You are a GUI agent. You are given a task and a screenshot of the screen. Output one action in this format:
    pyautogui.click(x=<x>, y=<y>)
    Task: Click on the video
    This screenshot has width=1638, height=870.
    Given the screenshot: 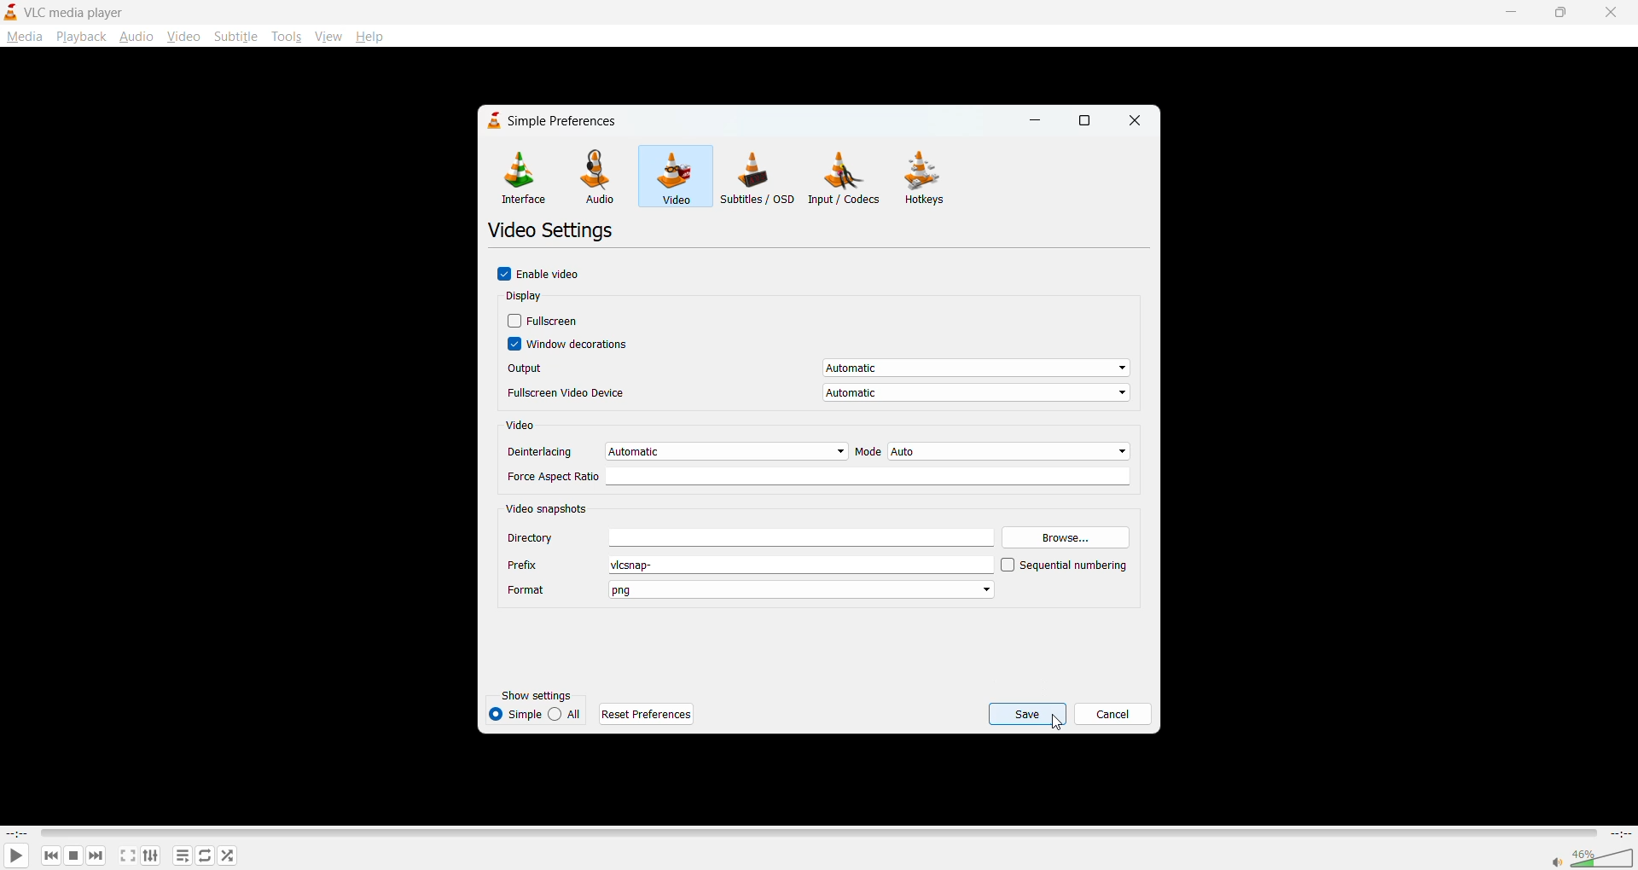 What is the action you would take?
    pyautogui.click(x=525, y=426)
    